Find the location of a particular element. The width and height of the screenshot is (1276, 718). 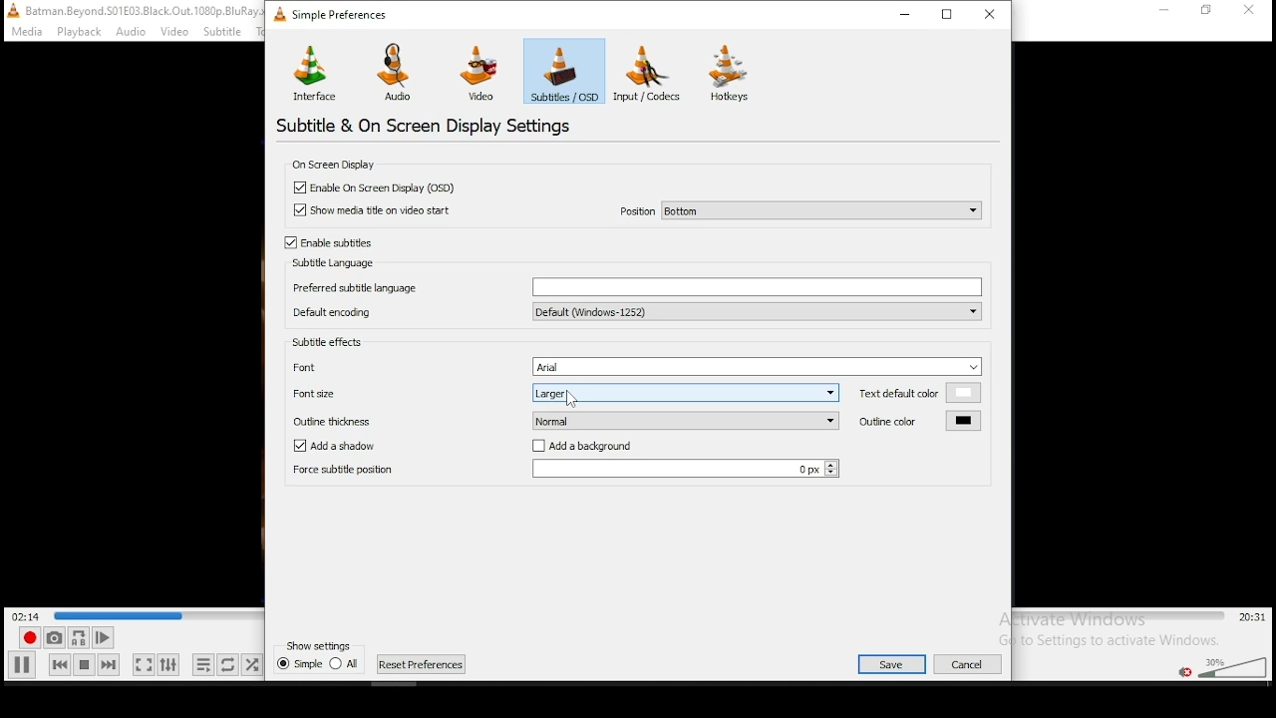

checkbox: enable subtitles is located at coordinates (328, 242).